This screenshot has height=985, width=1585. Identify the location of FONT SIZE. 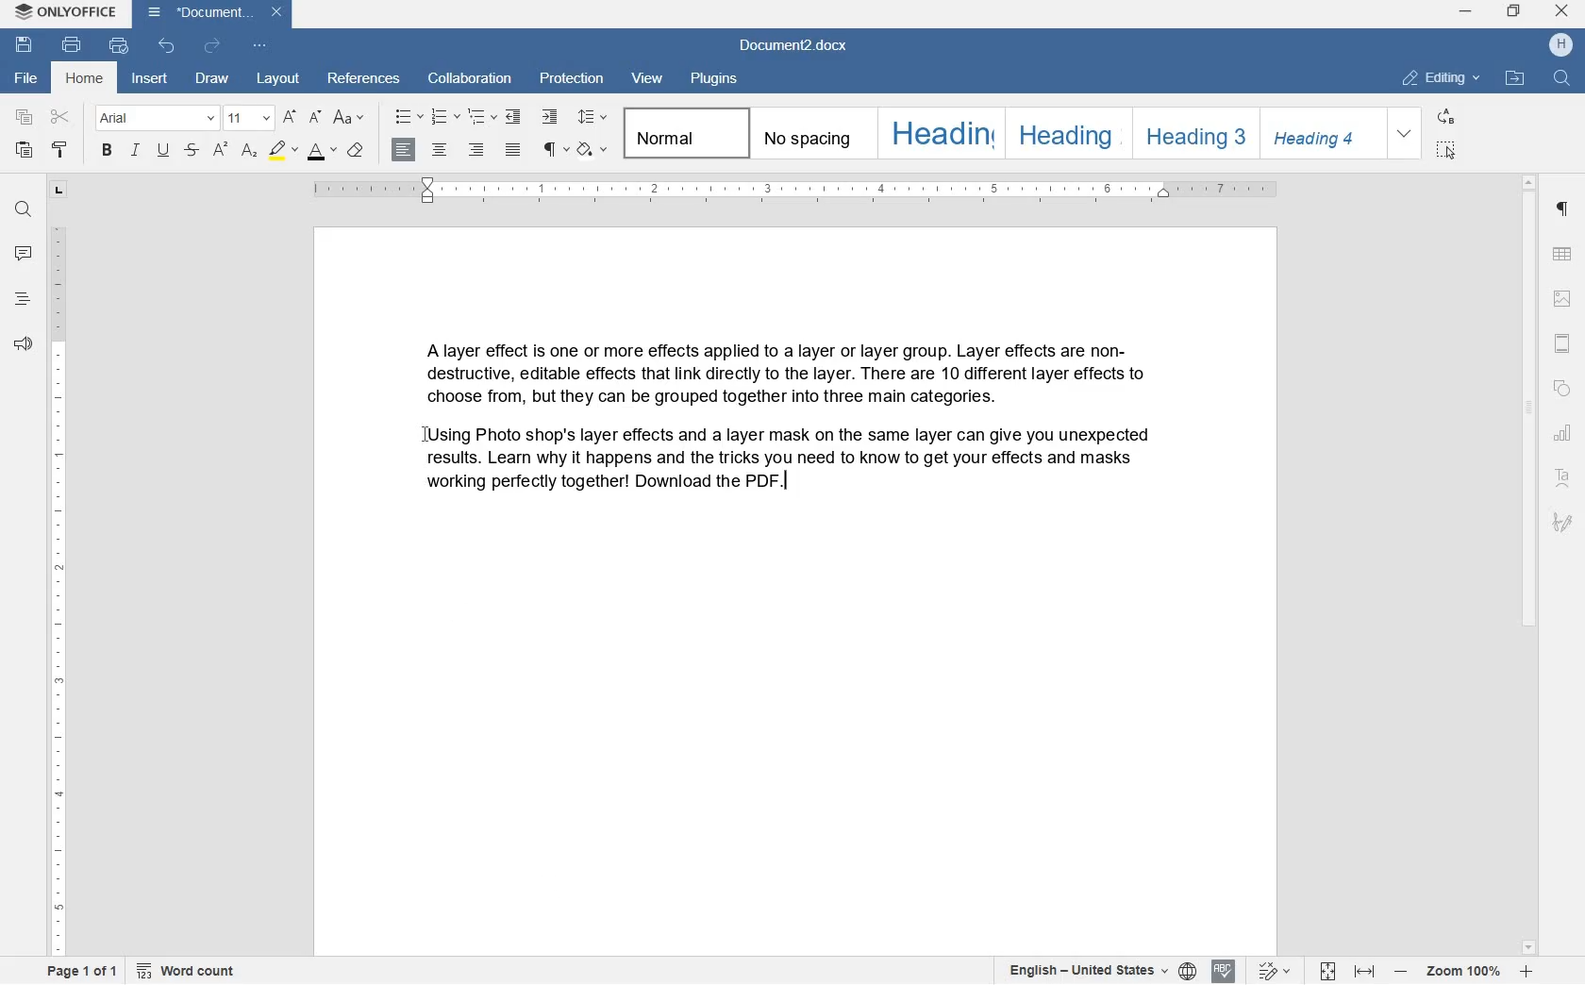
(324, 153).